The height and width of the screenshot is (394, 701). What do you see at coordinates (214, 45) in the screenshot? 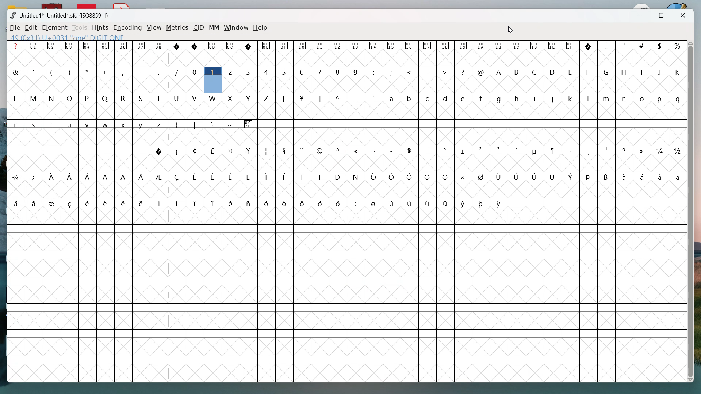
I see `symbol` at bounding box center [214, 45].